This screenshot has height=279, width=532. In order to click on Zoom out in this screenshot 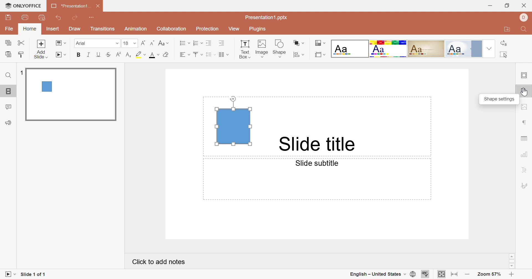, I will do `click(466, 274)`.